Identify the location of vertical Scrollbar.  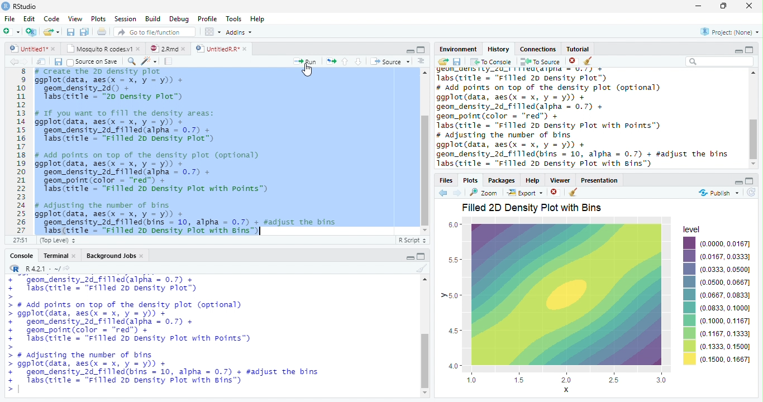
(425, 170).